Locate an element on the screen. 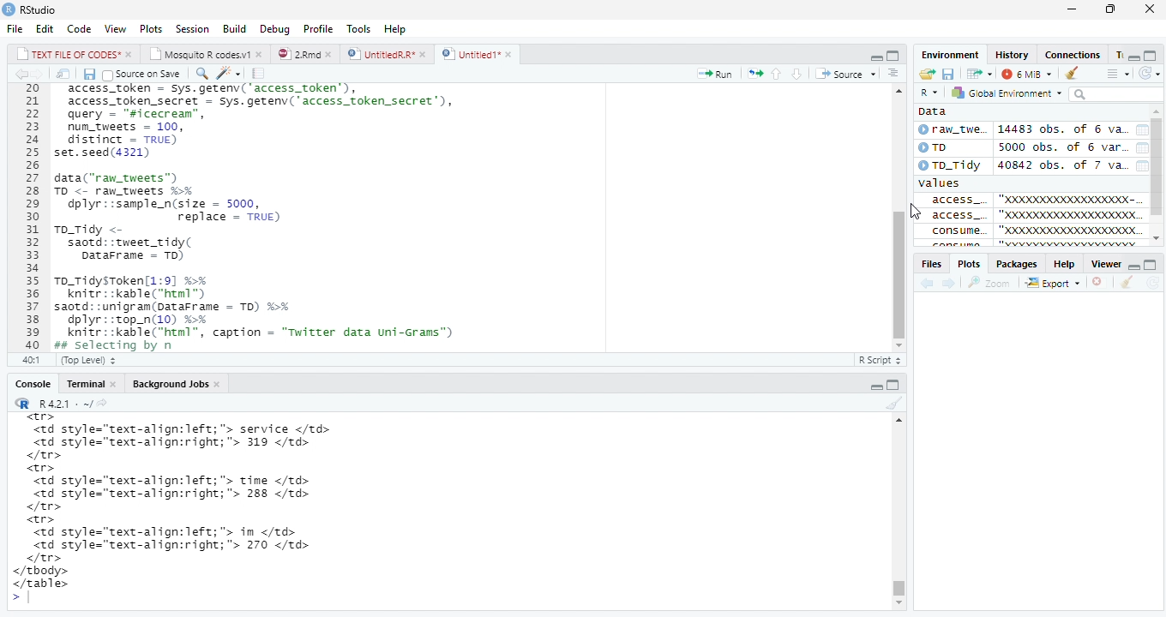 The height and width of the screenshot is (617, 1166). forward/backward source location is located at coordinates (937, 282).